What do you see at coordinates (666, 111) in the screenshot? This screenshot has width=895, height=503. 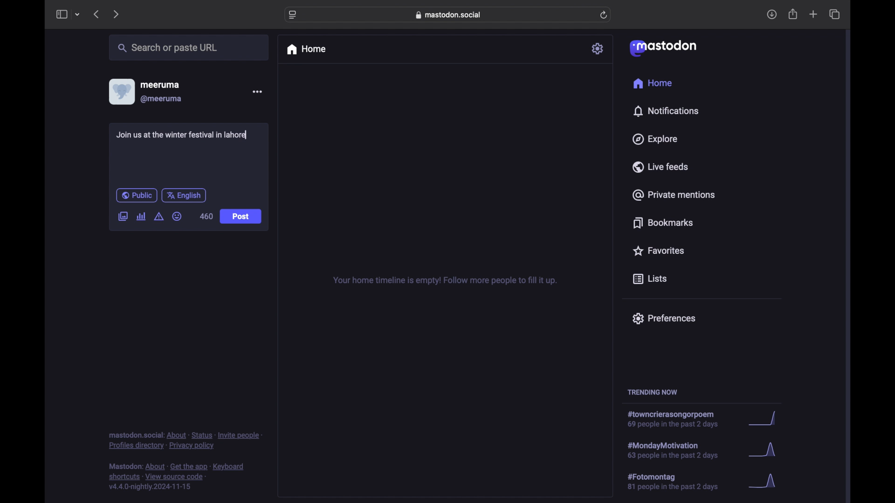 I see `notifications` at bounding box center [666, 111].